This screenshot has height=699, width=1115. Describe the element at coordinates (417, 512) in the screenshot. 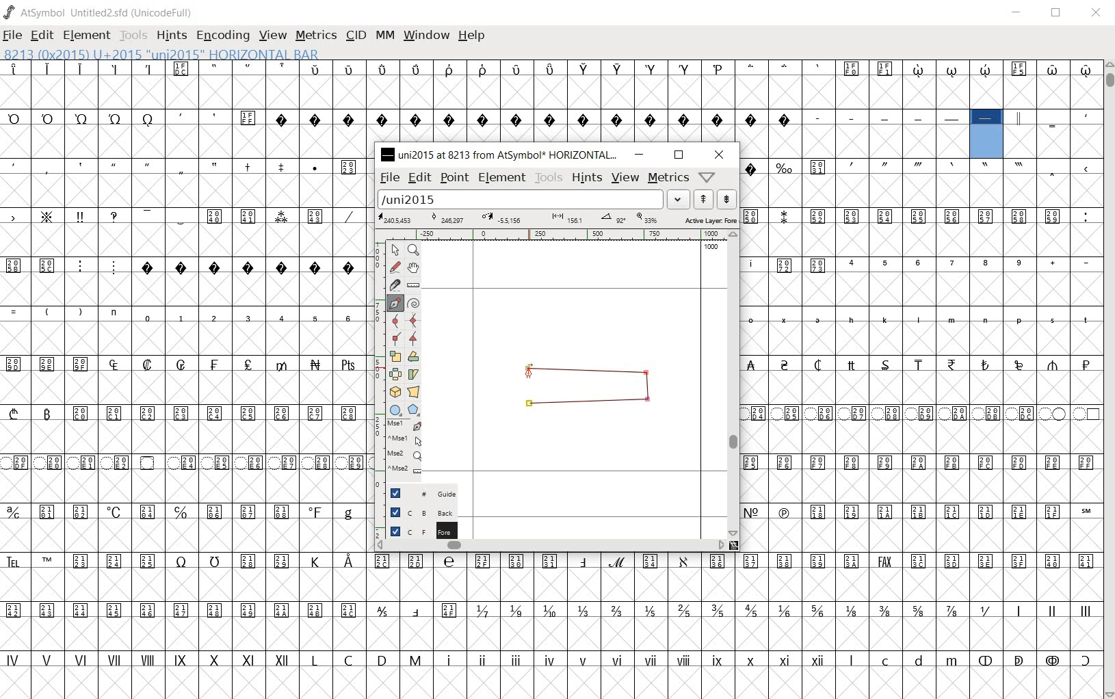

I see `Background` at that location.